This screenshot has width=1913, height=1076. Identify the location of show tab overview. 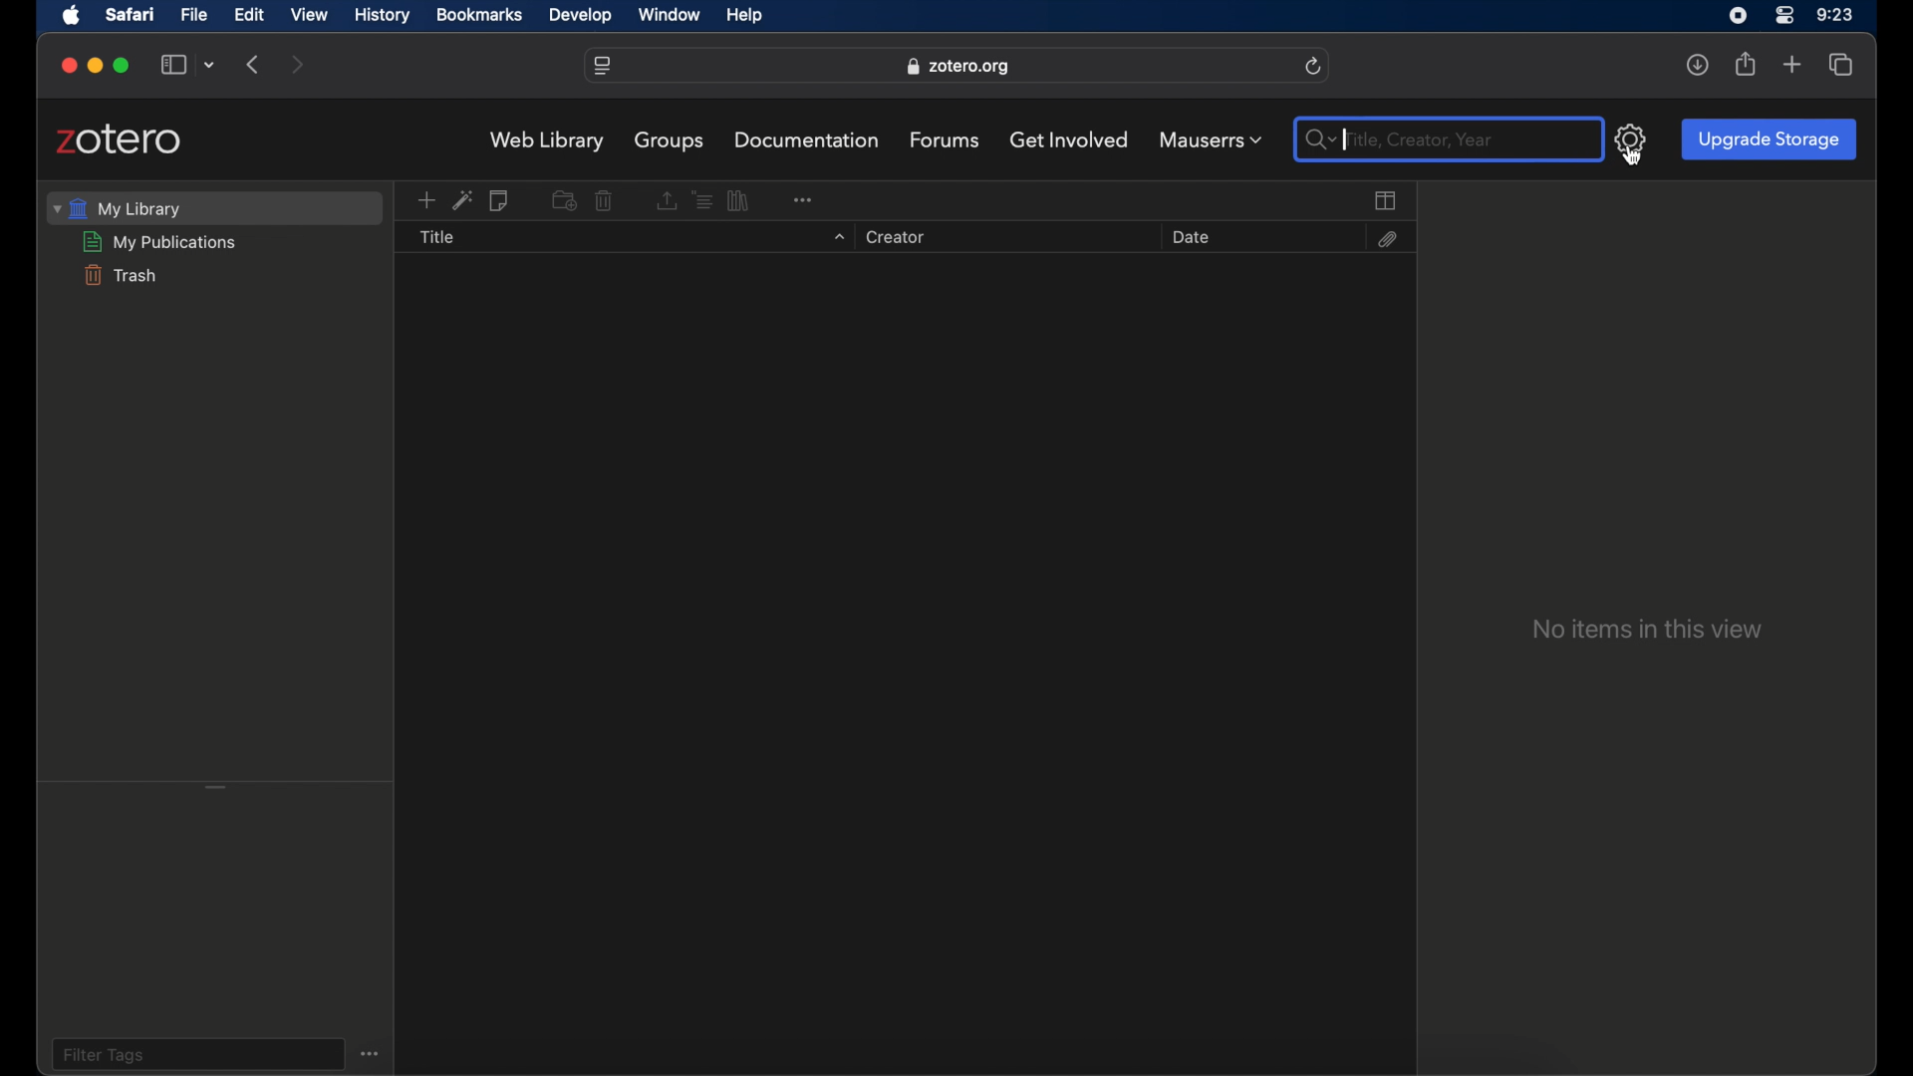
(1840, 64).